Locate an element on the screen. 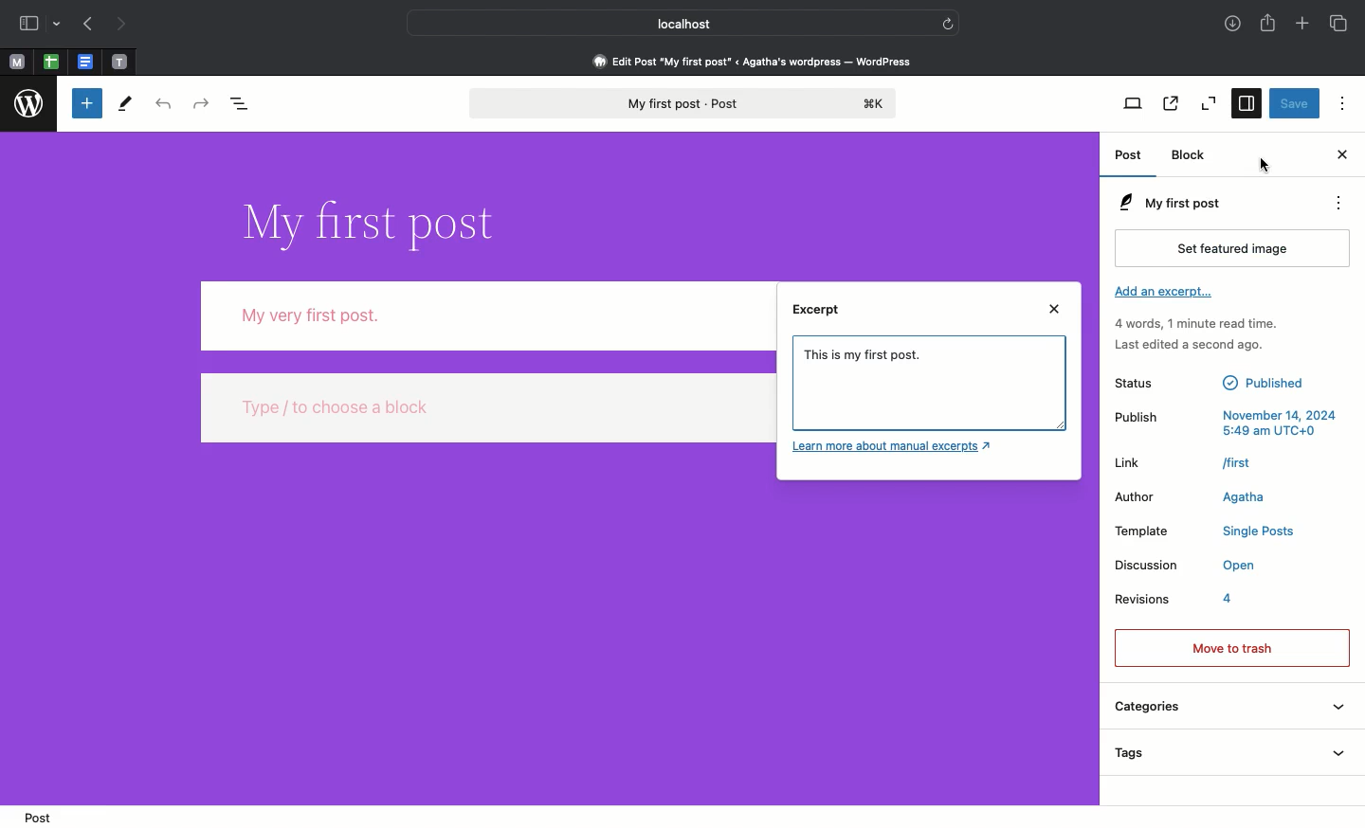 The image size is (1365, 828). M tabs is located at coordinates (14, 61).